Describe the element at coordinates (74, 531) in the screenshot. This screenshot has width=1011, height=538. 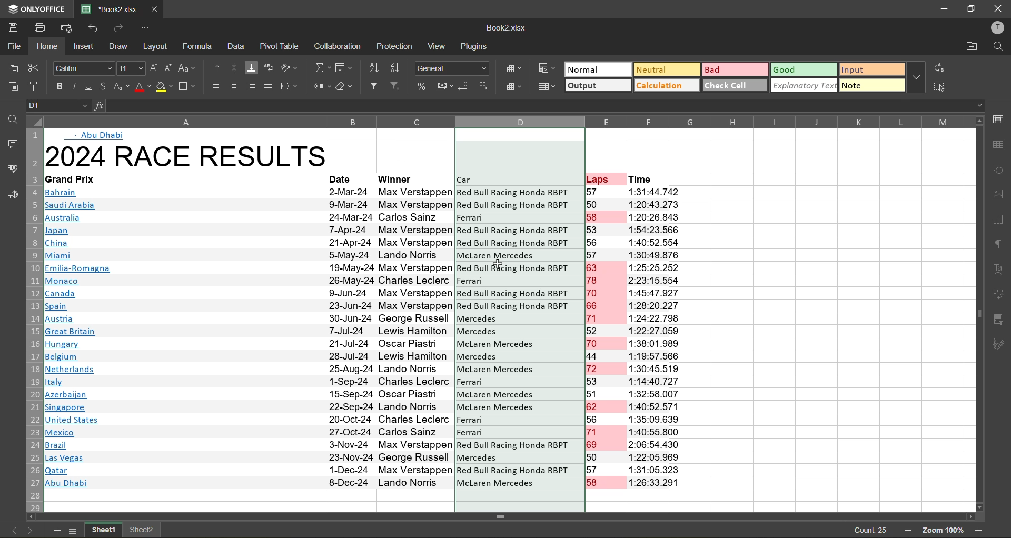
I see `sheet list` at that location.